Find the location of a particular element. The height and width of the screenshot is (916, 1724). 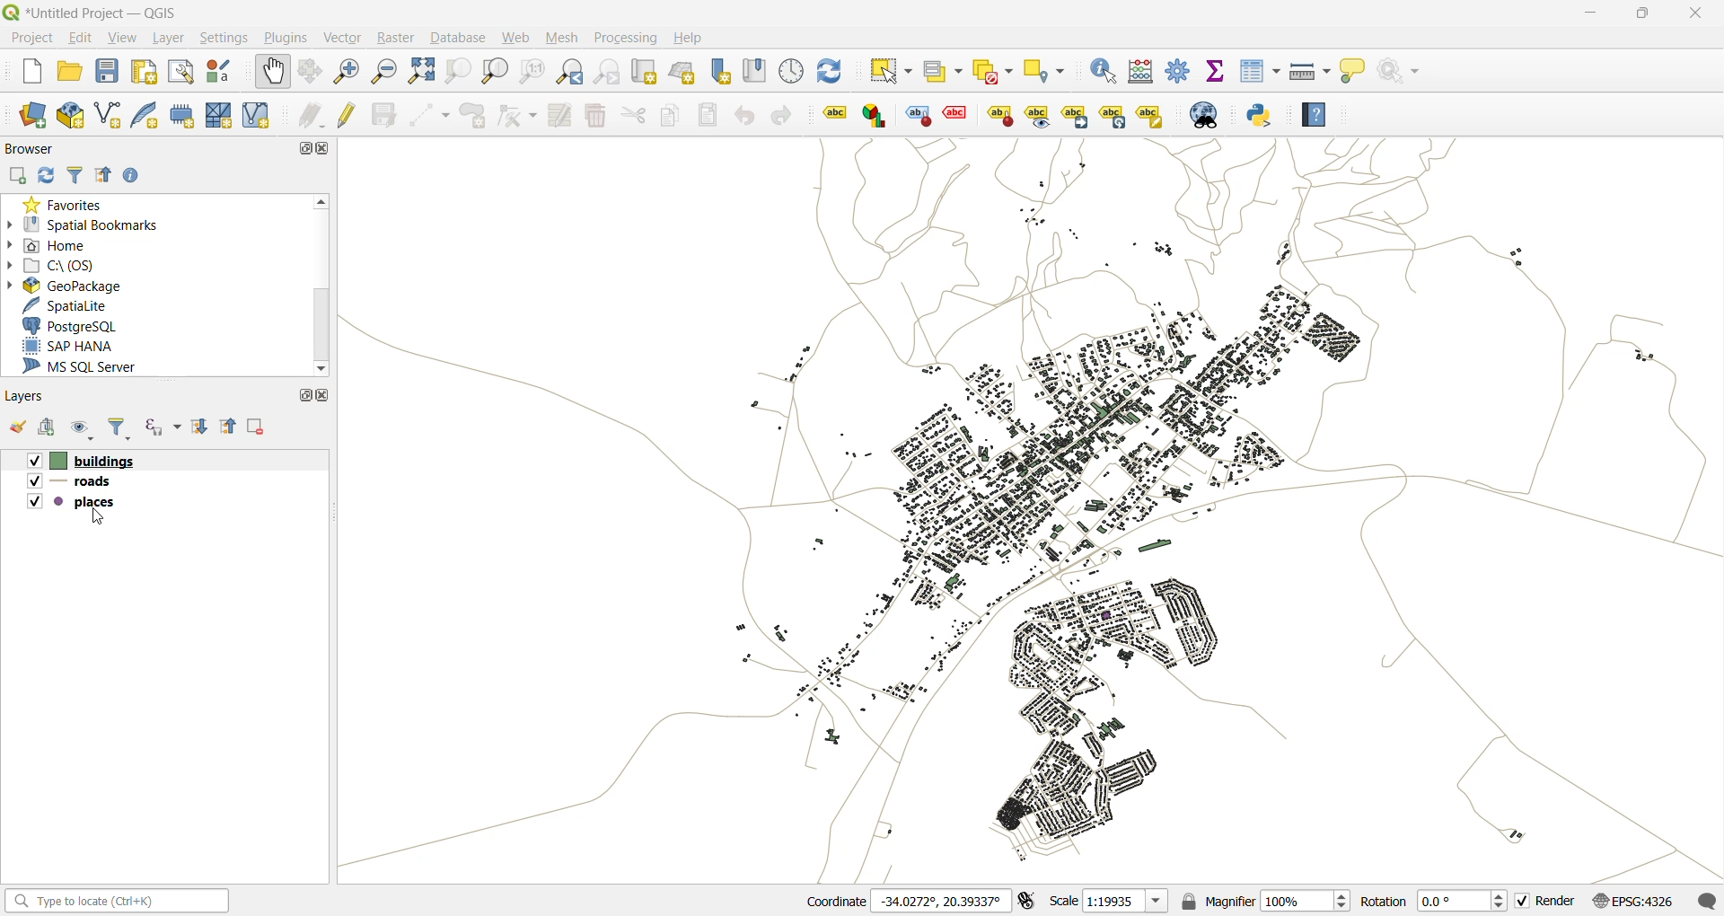

show tips is located at coordinates (1356, 73).